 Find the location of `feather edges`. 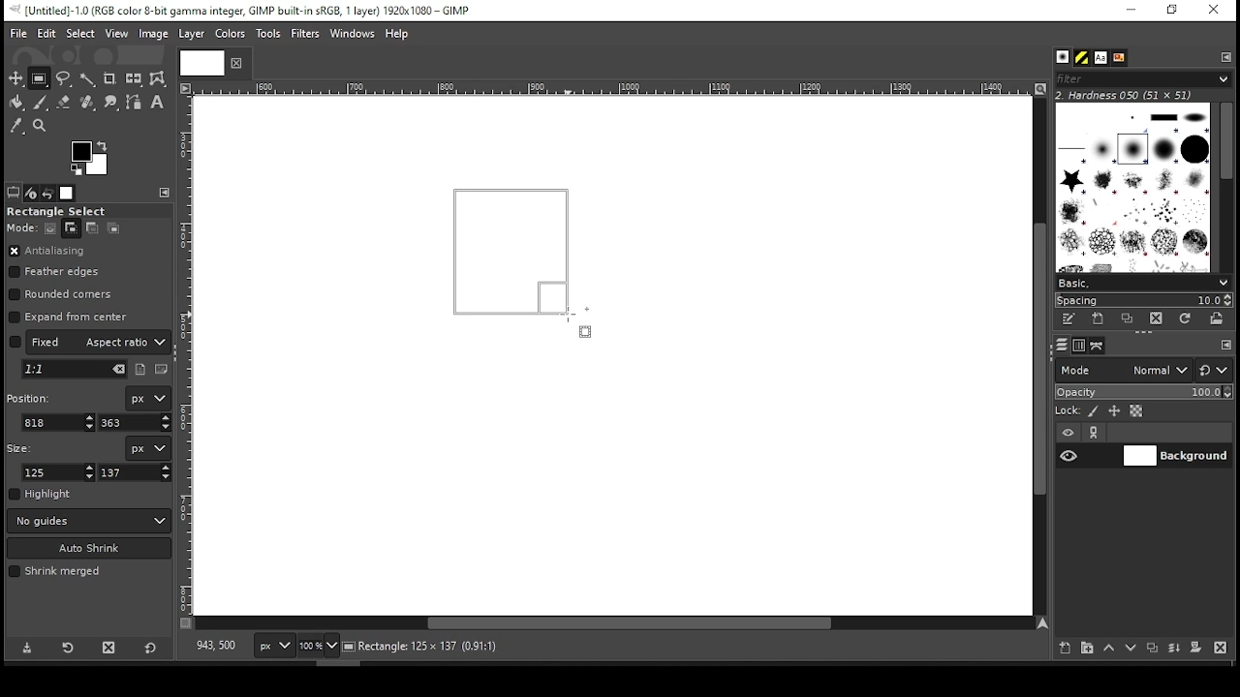

feather edges is located at coordinates (59, 272).